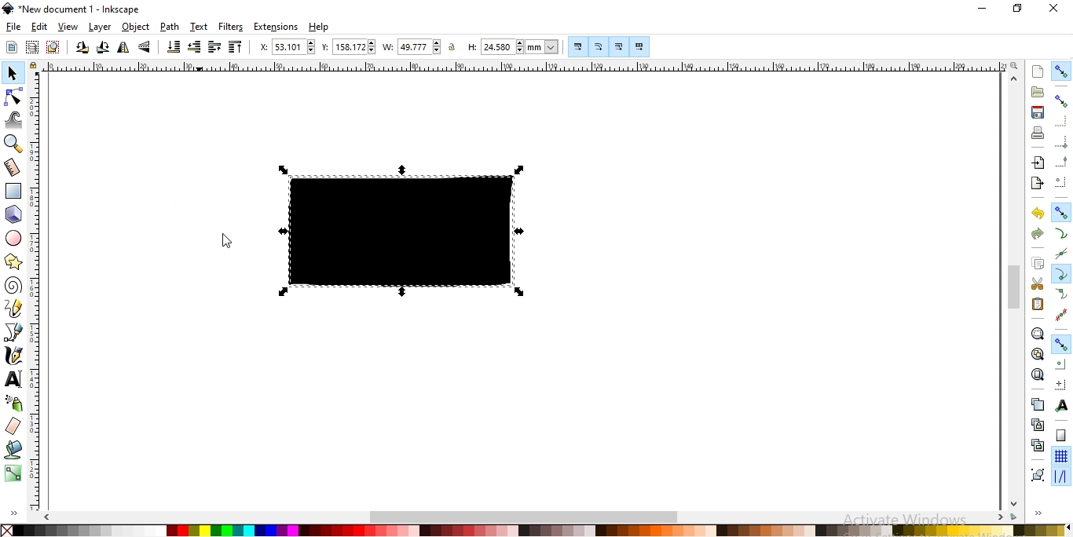 This screenshot has height=537, width=1073. I want to click on  color, so click(538, 530).